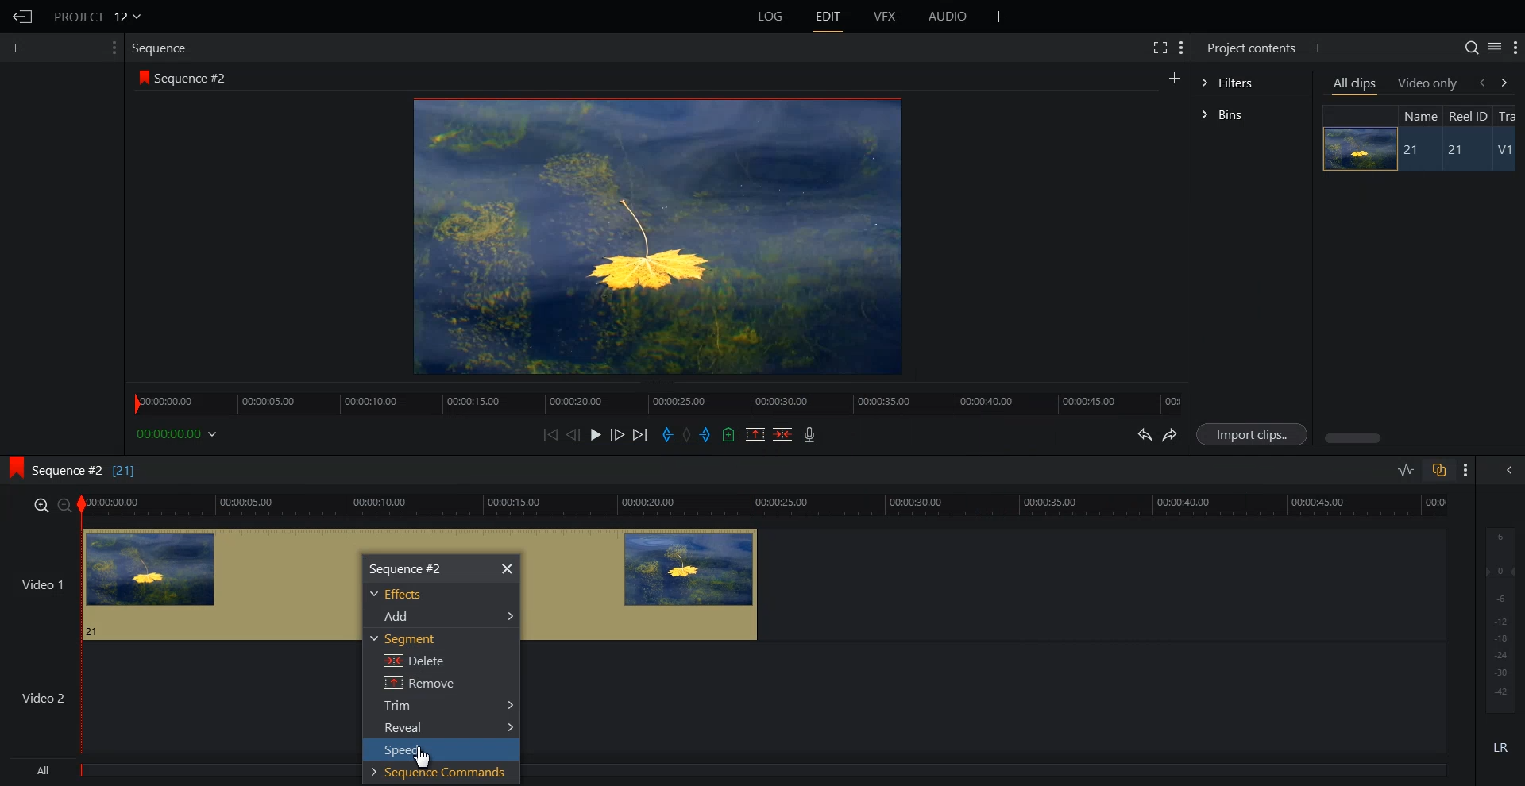  What do you see at coordinates (783, 434) in the screenshot?
I see `Delete` at bounding box center [783, 434].